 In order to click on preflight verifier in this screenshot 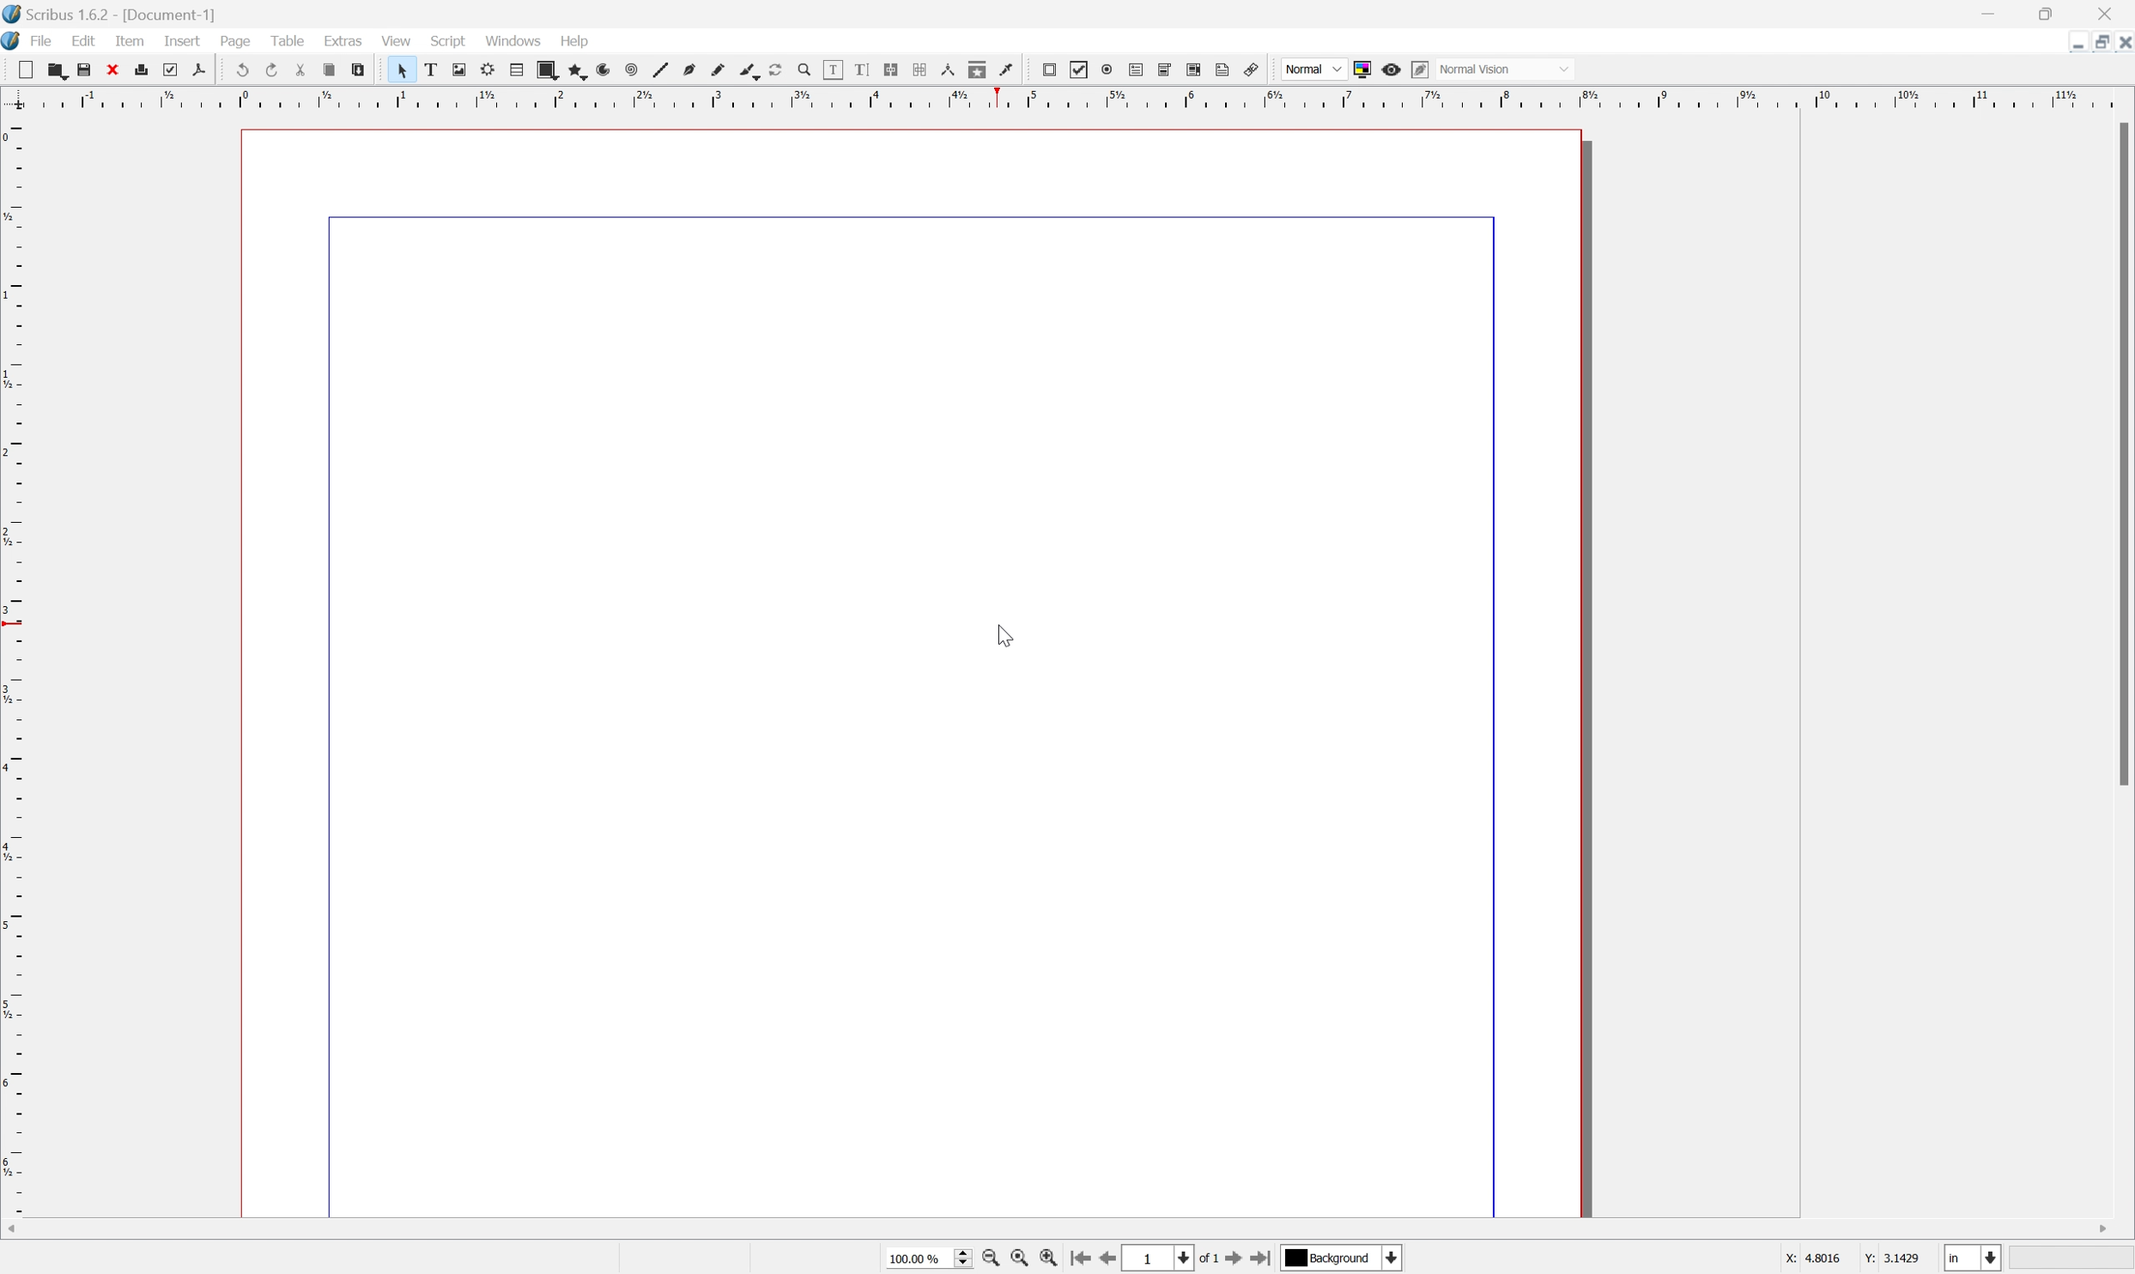, I will do `click(179, 70)`.